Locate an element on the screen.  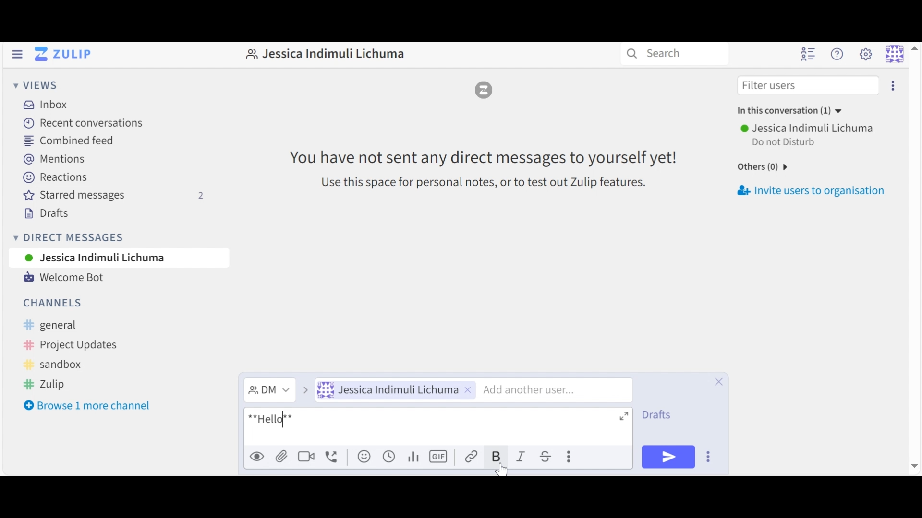
Message is located at coordinates (439, 426).